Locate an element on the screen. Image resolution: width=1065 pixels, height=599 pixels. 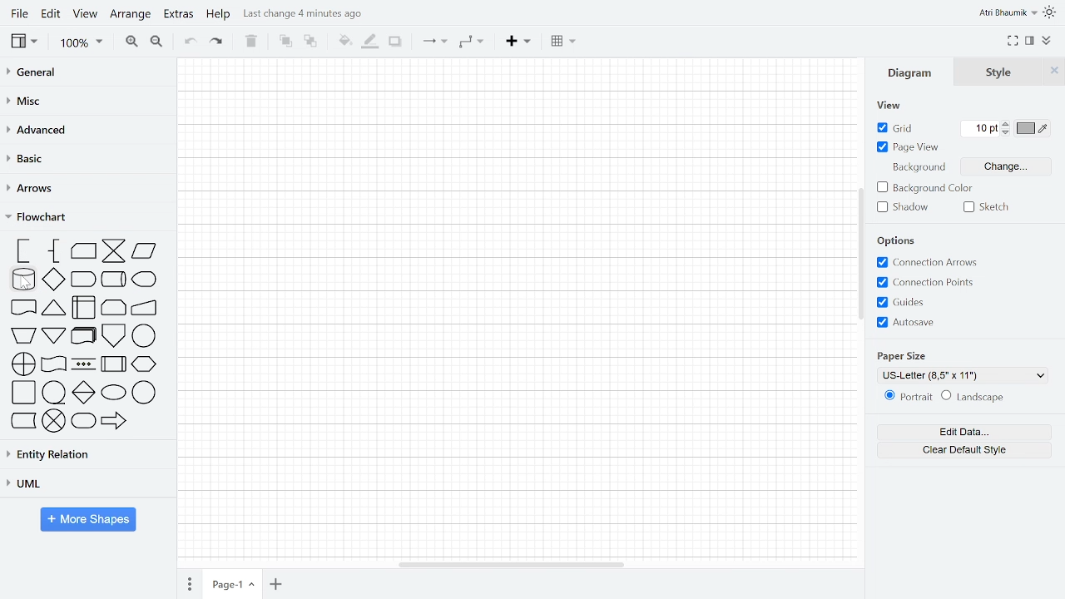
Format is located at coordinates (1032, 42).